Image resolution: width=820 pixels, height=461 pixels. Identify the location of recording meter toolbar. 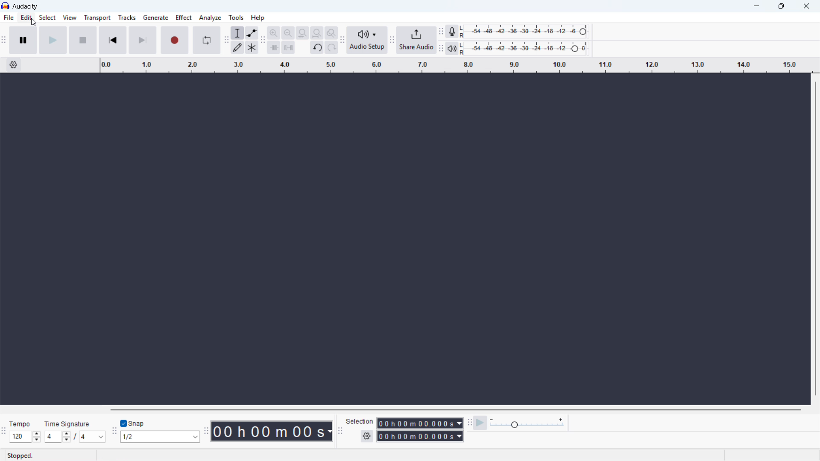
(441, 31).